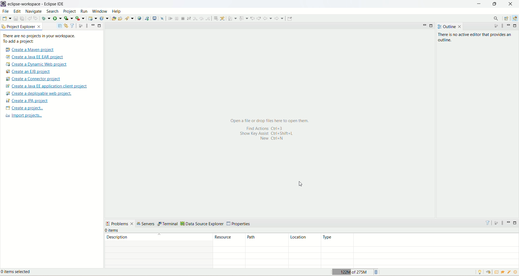  I want to click on tip of the day, so click(515, 272).